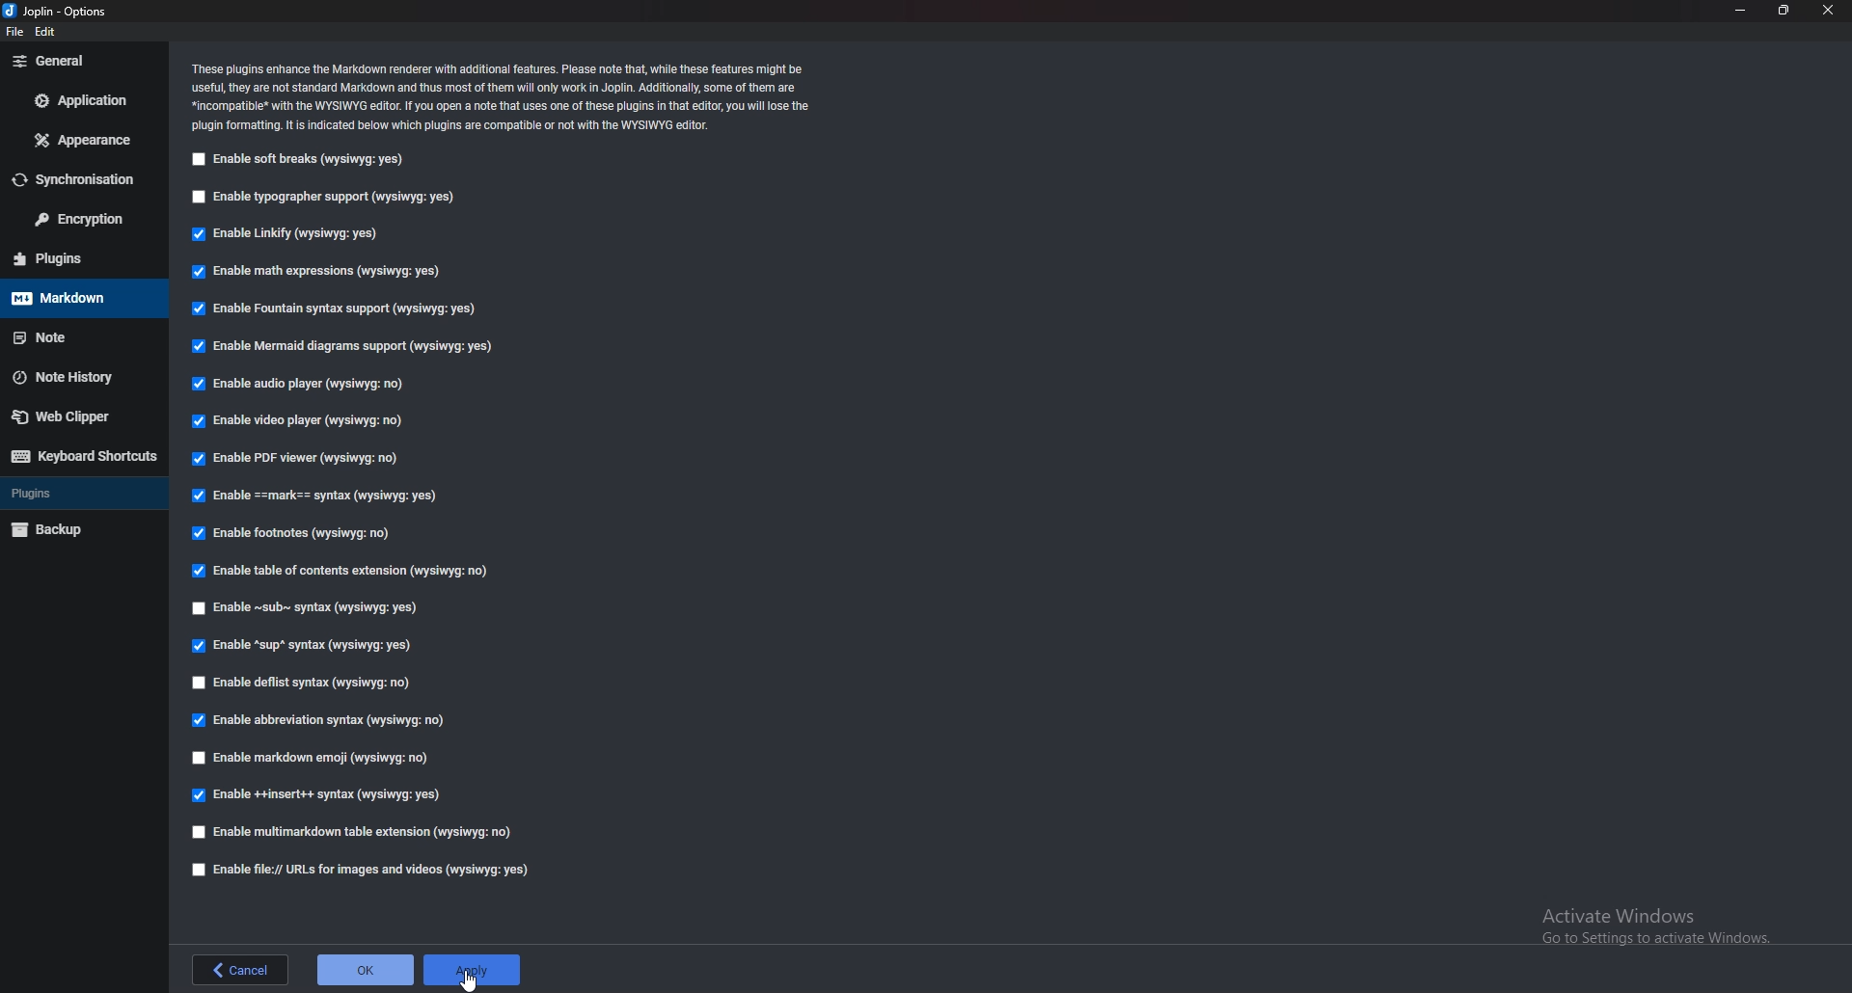 Image resolution: width=1852 pixels, height=993 pixels. I want to click on Plugins, so click(83, 494).